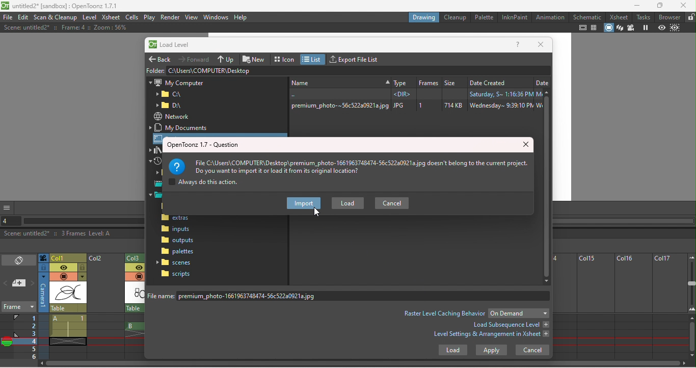 Image resolution: width=696 pixels, height=368 pixels. What do you see at coordinates (84, 221) in the screenshot?
I see `Horizontal scroll bar` at bounding box center [84, 221].